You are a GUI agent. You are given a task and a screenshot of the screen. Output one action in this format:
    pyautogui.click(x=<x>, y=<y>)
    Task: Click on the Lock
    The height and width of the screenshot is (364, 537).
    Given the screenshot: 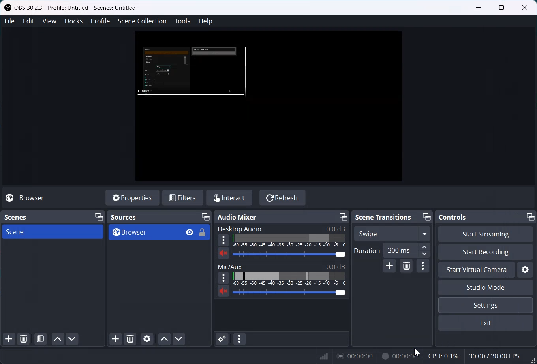 What is the action you would take?
    pyautogui.click(x=203, y=232)
    